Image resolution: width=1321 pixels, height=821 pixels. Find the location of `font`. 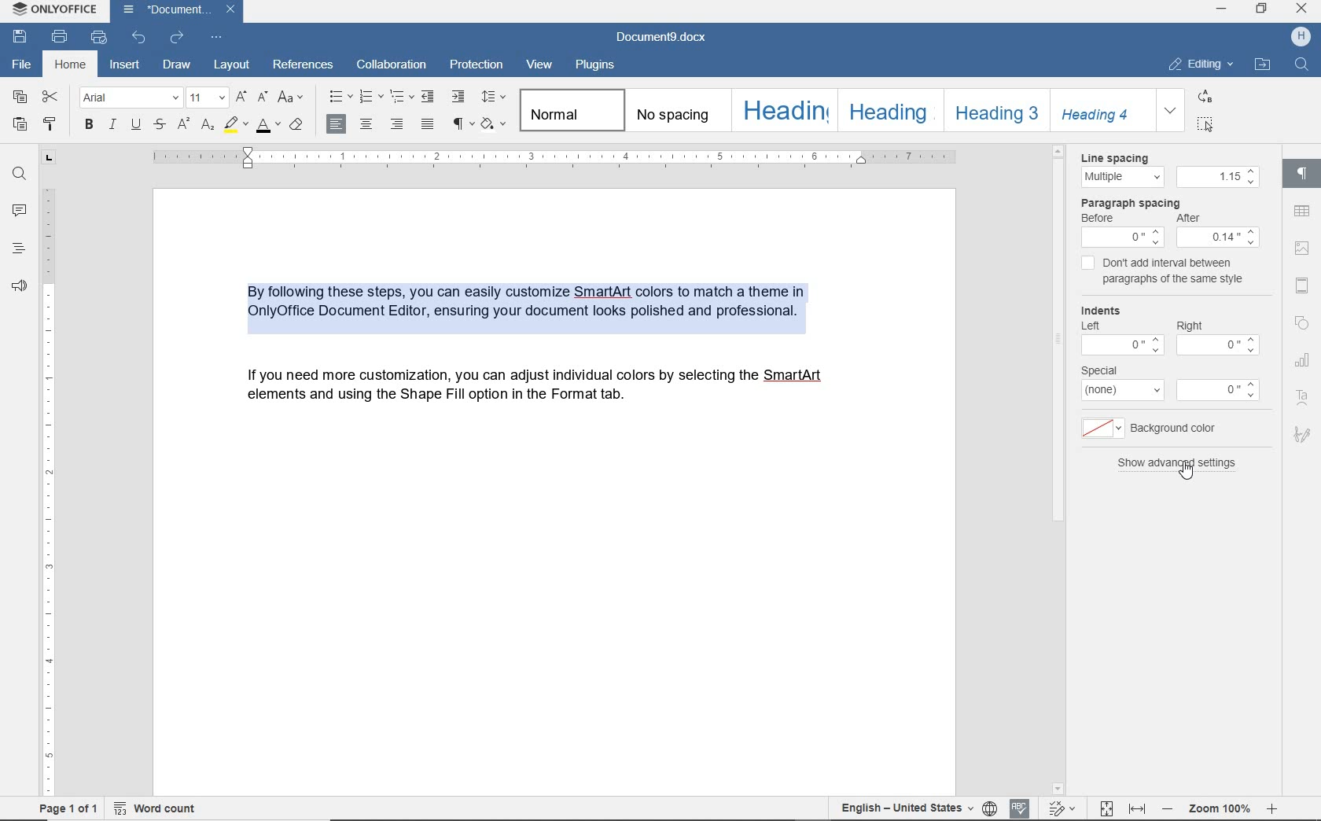

font is located at coordinates (130, 97).